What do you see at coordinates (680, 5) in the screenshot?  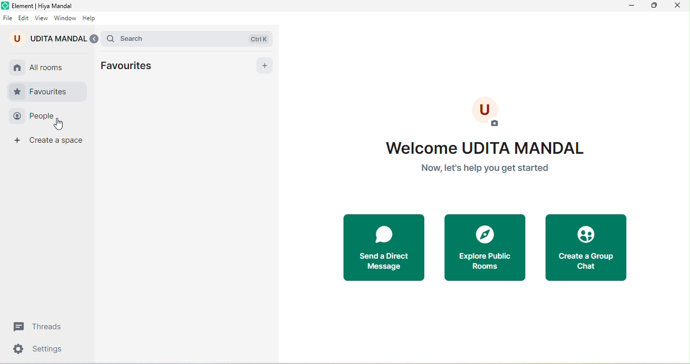 I see `close` at bounding box center [680, 5].